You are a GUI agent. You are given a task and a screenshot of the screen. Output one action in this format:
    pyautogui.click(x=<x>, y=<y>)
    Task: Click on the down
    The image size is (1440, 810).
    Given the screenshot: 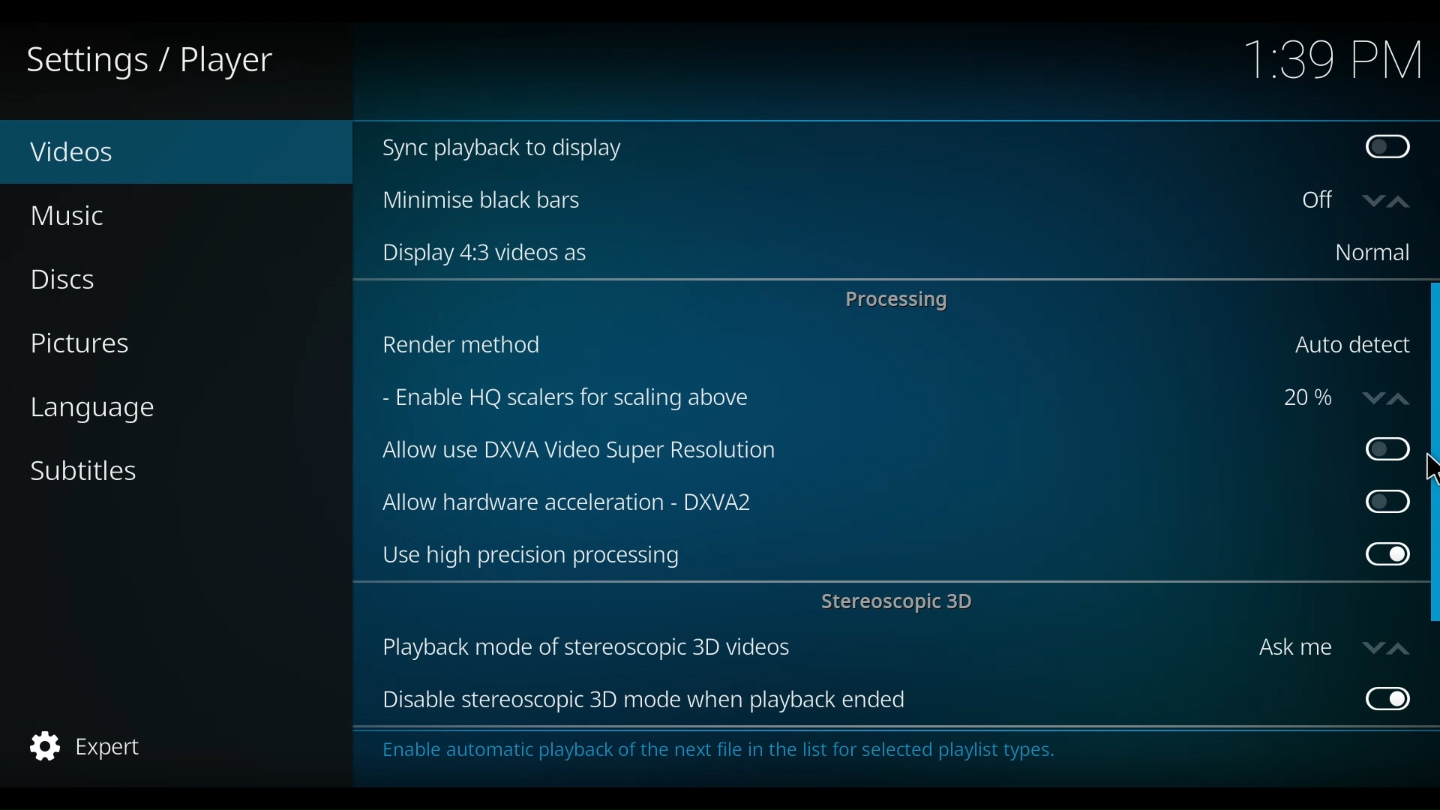 What is the action you would take?
    pyautogui.click(x=1369, y=397)
    